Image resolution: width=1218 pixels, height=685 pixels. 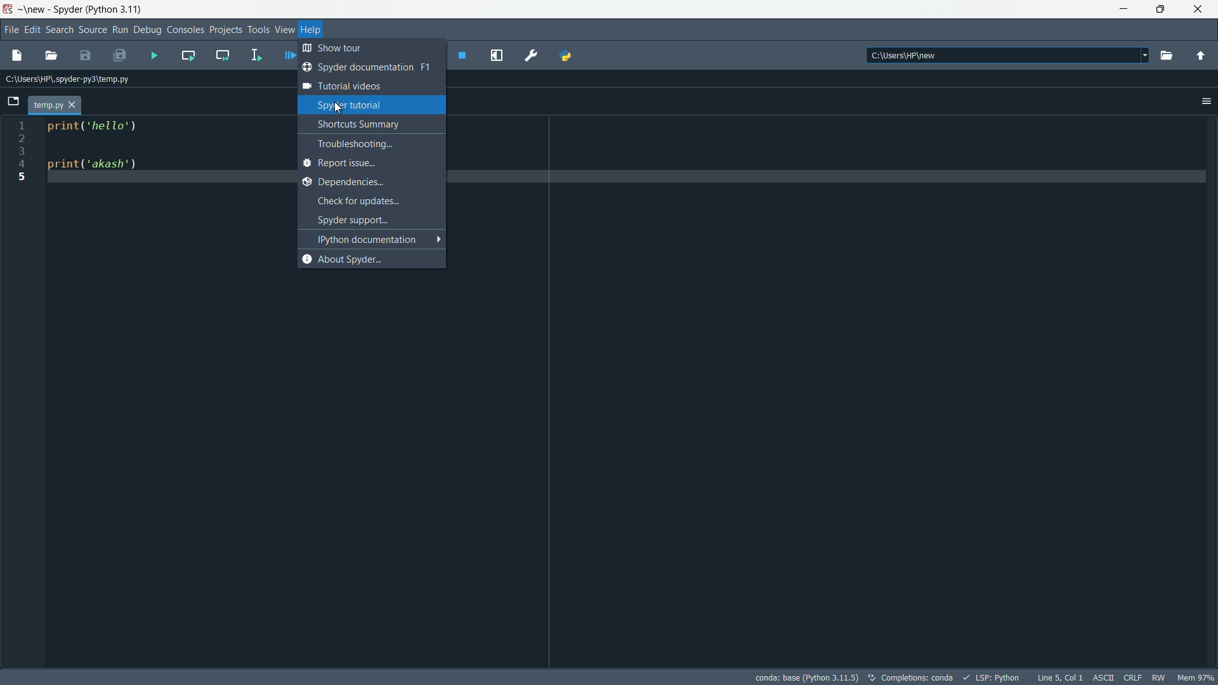 What do you see at coordinates (960, 56) in the screenshot?
I see `C:\USERS\HP\NEW` at bounding box center [960, 56].